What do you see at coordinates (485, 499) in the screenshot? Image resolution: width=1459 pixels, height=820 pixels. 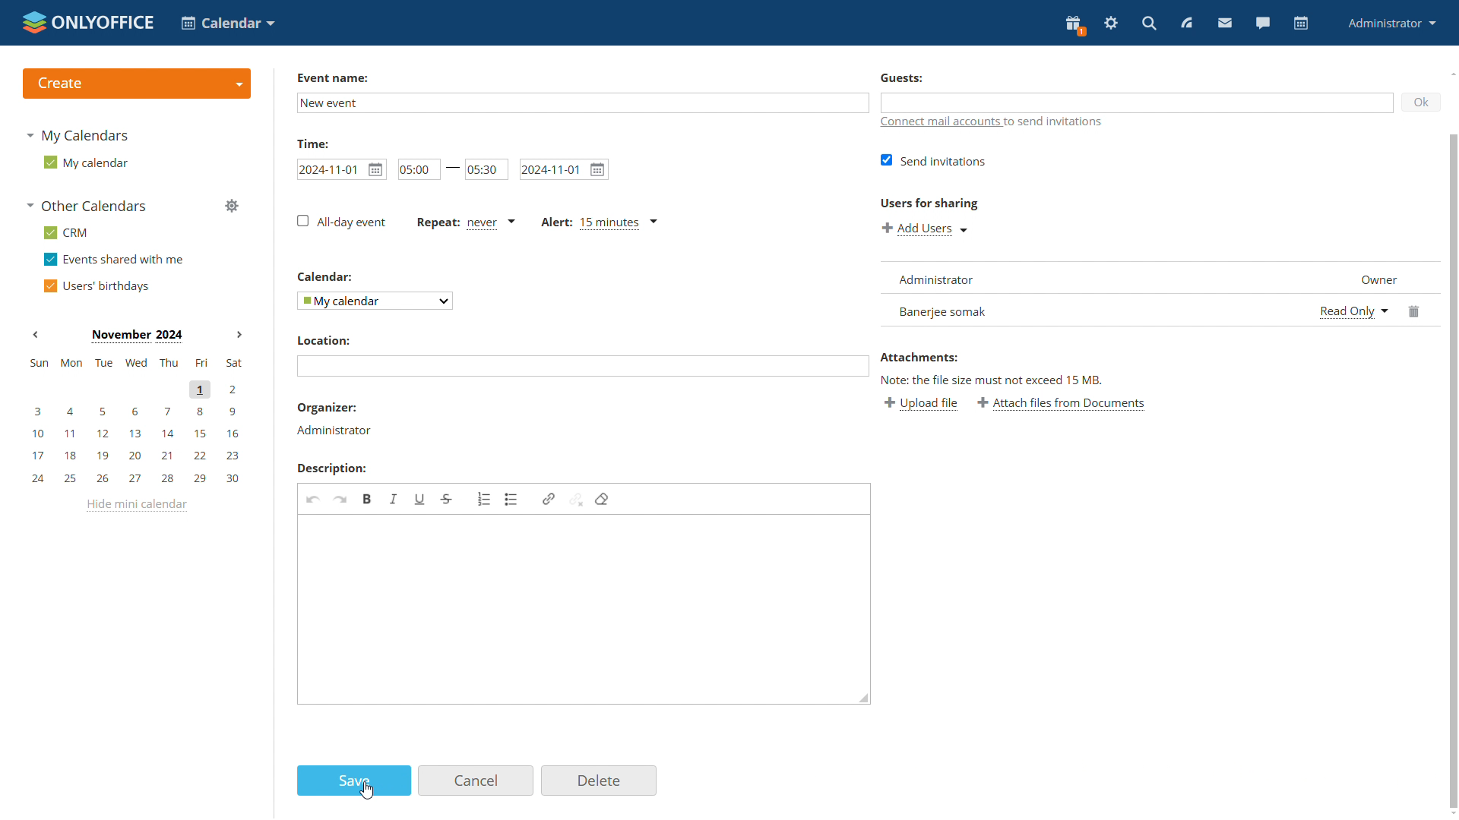 I see `Insert or remove numbered list` at bounding box center [485, 499].